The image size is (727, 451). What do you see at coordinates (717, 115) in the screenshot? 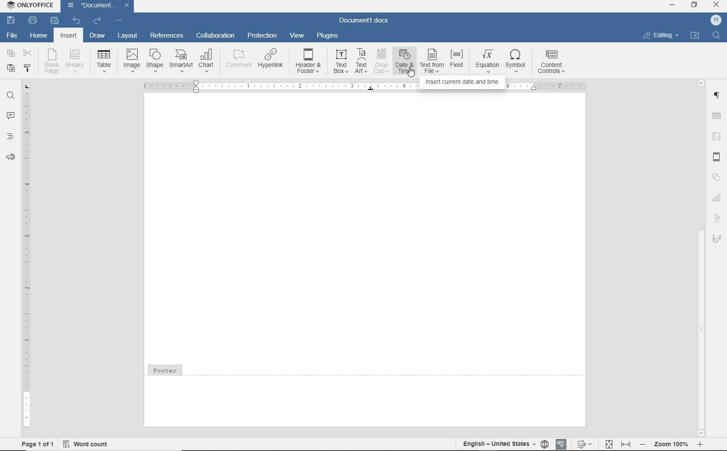
I see `table` at bounding box center [717, 115].